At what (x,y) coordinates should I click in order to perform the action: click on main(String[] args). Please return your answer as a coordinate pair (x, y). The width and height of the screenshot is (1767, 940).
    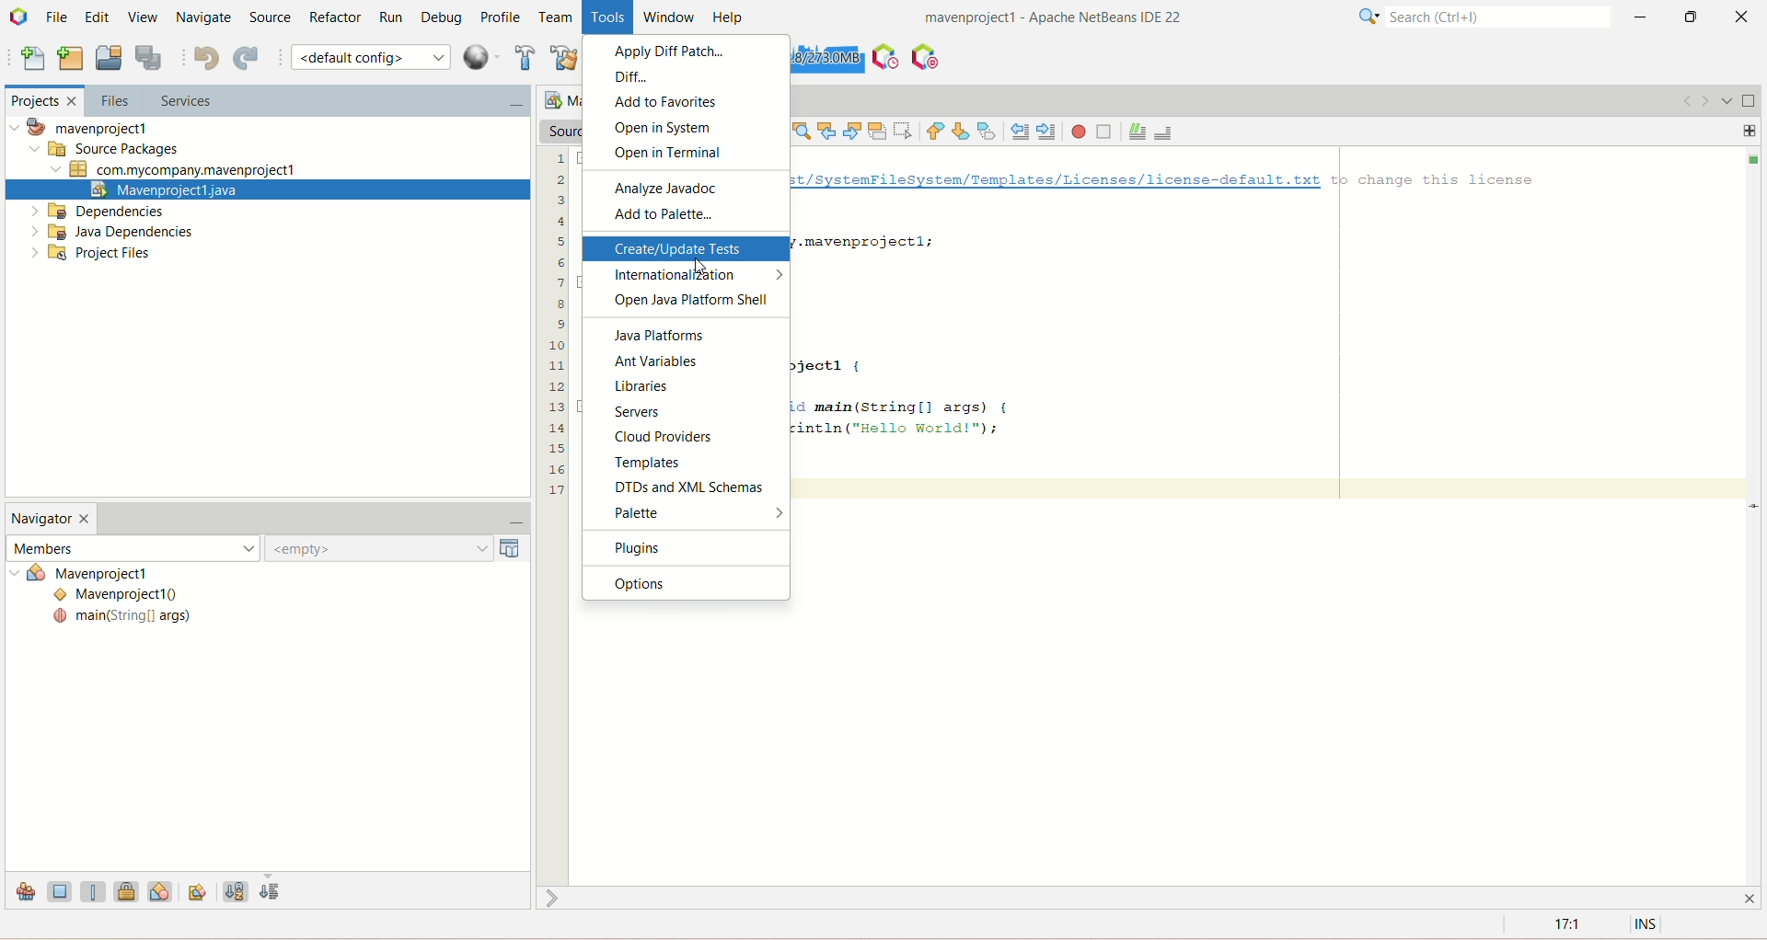
    Looking at the image, I should click on (122, 618).